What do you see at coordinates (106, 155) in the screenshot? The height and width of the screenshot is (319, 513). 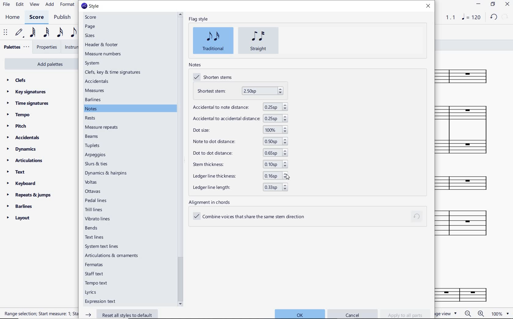 I see `arpeggios` at bounding box center [106, 155].